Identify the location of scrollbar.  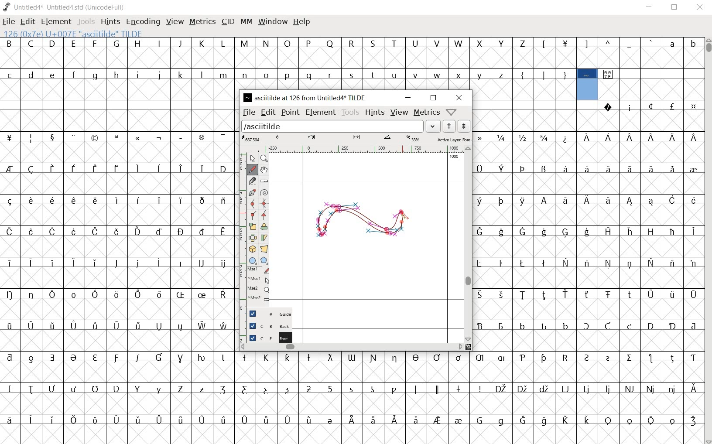
(352, 347).